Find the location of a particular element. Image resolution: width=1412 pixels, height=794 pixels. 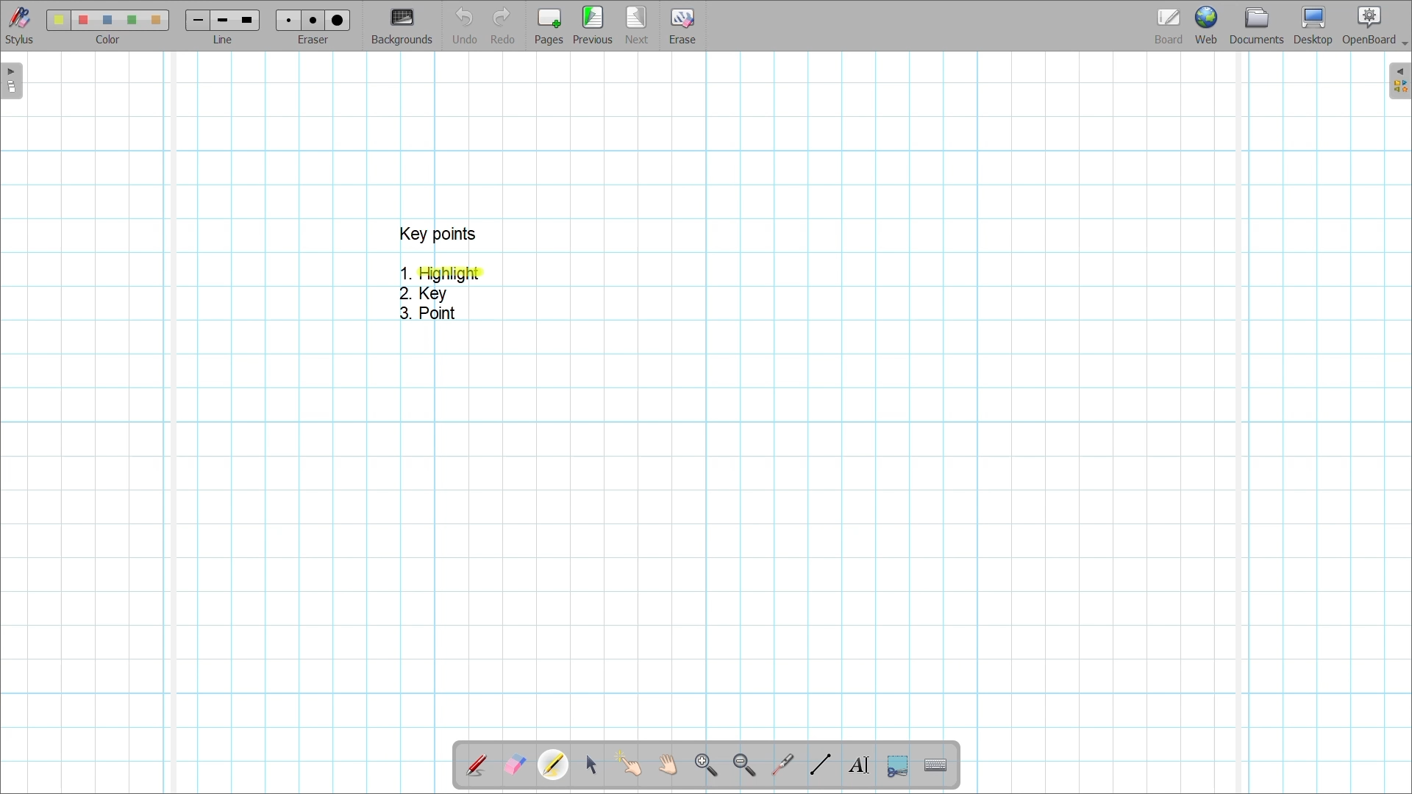

color4 is located at coordinates (131, 19).